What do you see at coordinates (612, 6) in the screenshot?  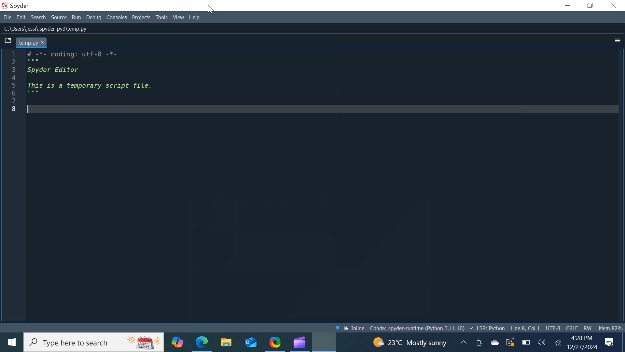 I see `Close` at bounding box center [612, 6].